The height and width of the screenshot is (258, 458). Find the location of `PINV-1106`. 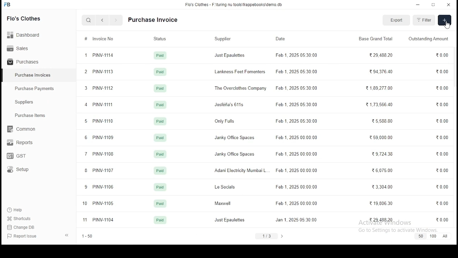

PINV-1106 is located at coordinates (104, 187).